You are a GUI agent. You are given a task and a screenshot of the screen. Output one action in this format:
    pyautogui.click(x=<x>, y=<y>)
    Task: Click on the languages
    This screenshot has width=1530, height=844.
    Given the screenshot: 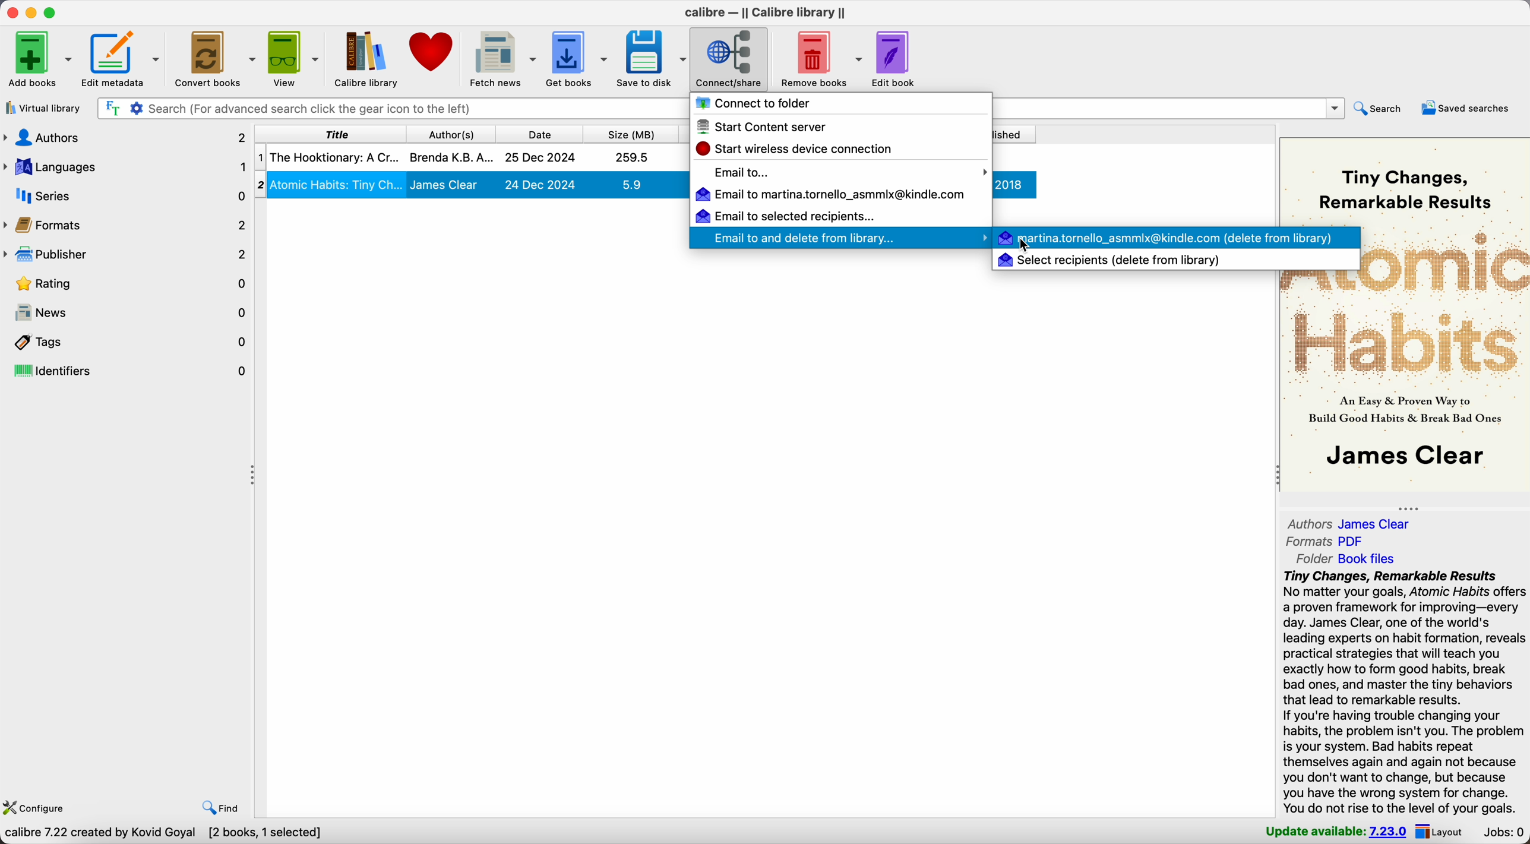 What is the action you would take?
    pyautogui.click(x=125, y=168)
    